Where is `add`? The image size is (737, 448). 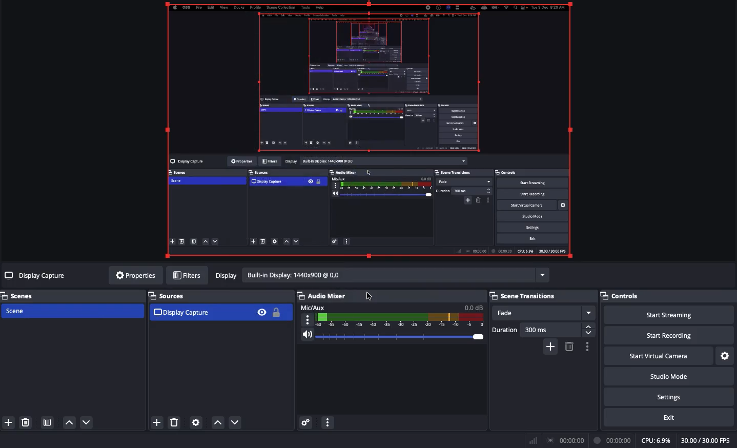
add is located at coordinates (157, 422).